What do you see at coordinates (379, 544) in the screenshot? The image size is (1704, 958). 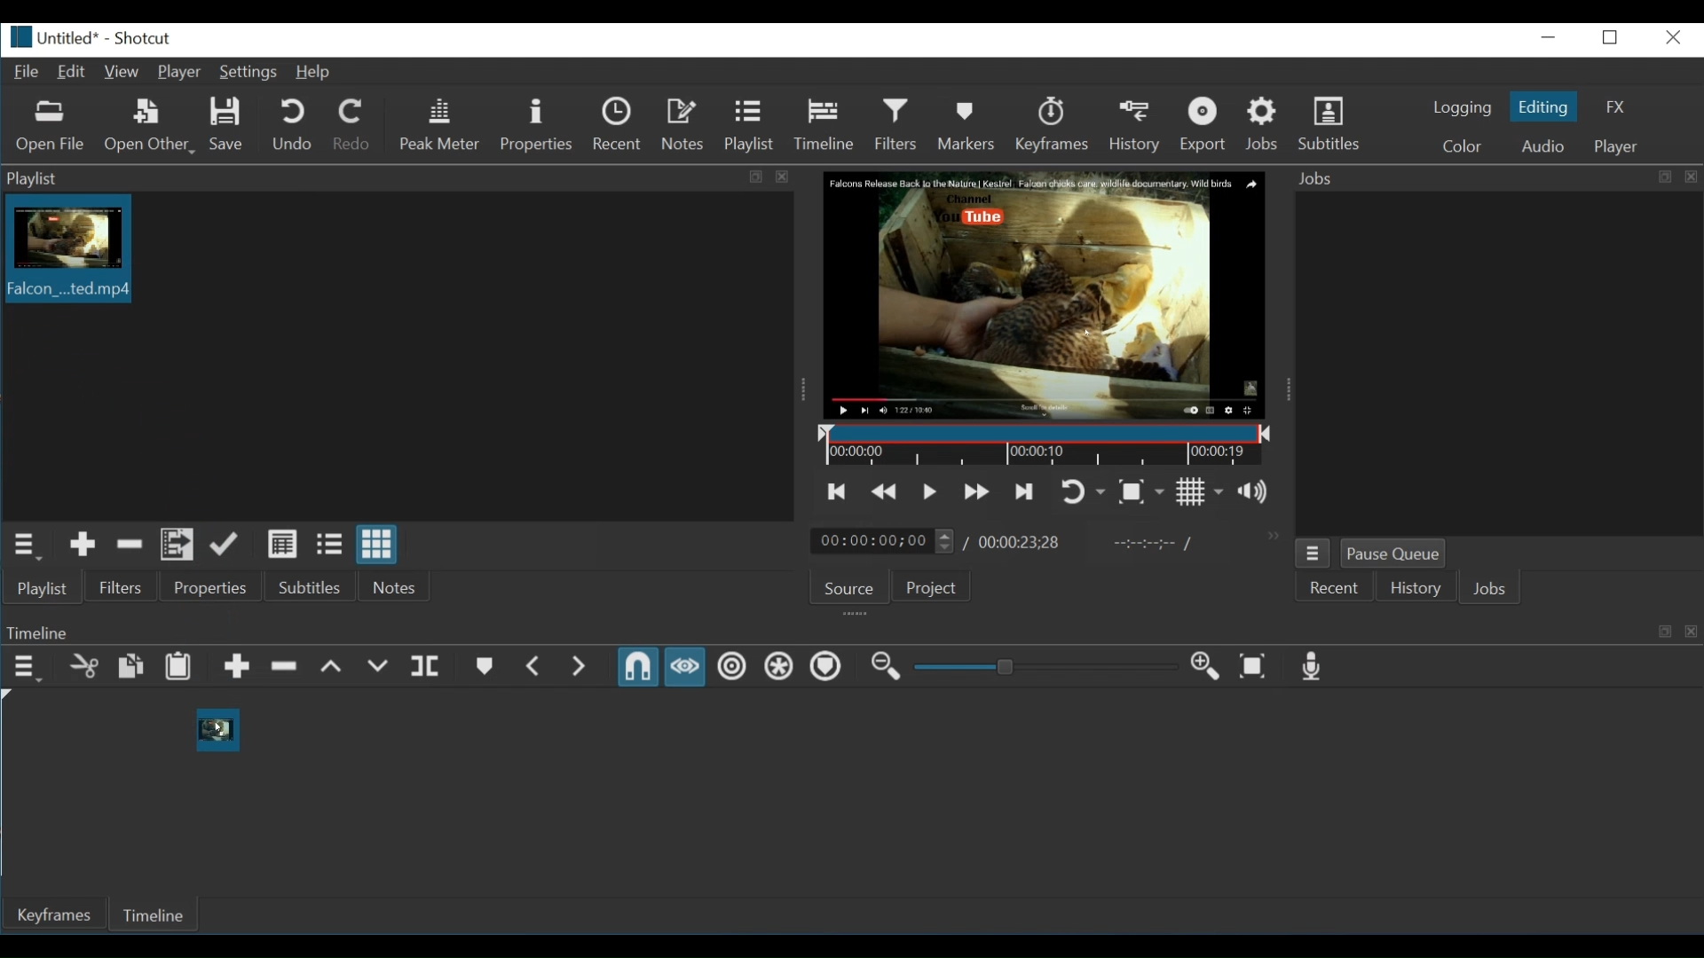 I see `View as icon` at bounding box center [379, 544].